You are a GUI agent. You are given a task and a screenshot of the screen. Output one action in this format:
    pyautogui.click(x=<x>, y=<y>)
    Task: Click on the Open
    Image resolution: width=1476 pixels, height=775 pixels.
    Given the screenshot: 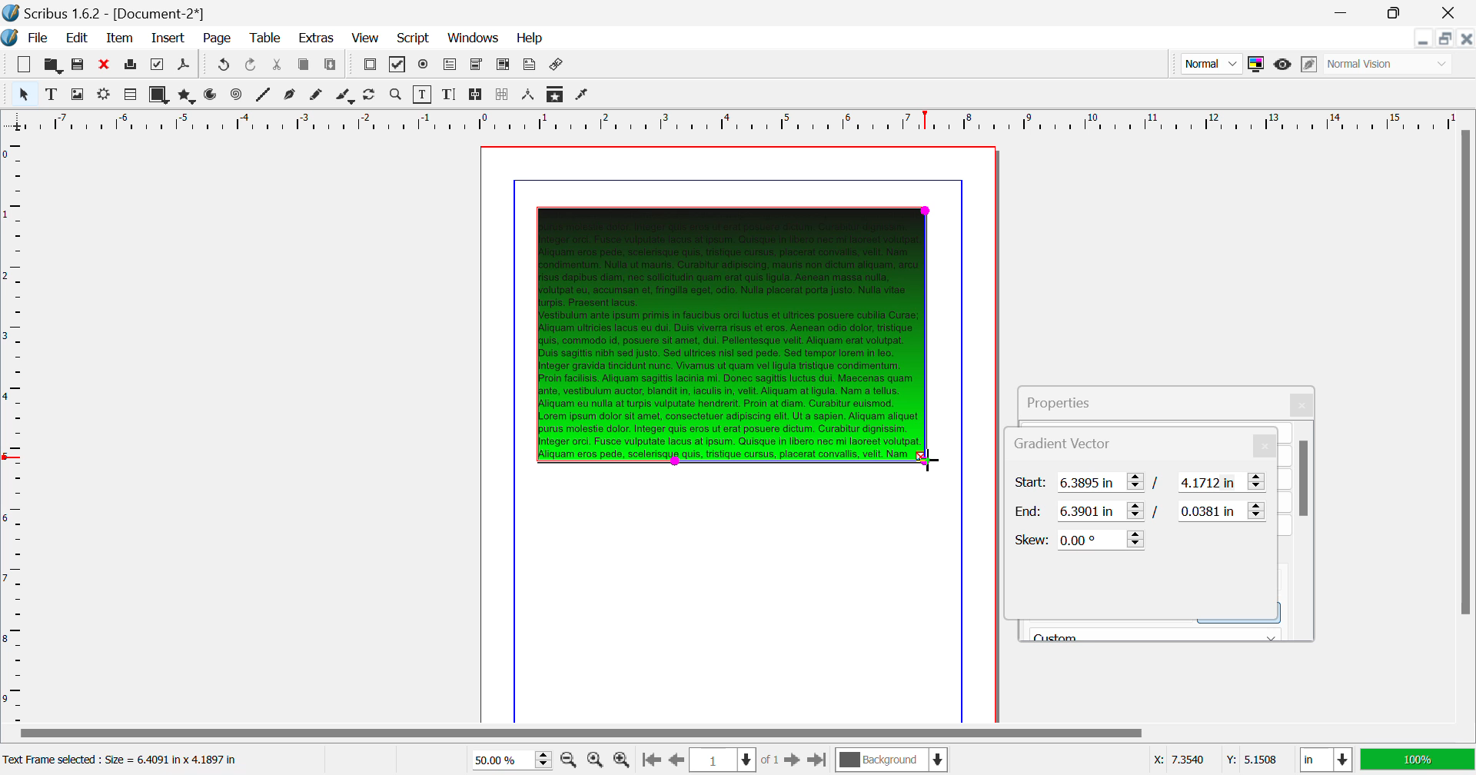 What is the action you would take?
    pyautogui.click(x=52, y=64)
    